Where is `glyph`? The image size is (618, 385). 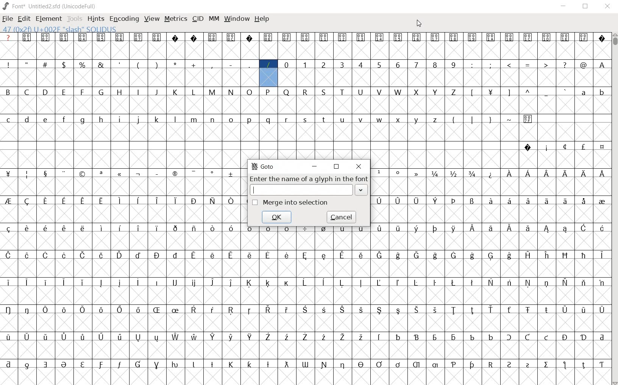 glyph is located at coordinates (156, 65).